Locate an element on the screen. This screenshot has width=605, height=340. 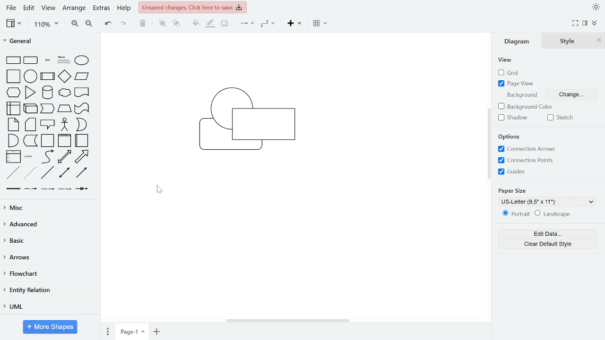
zoom is located at coordinates (47, 24).